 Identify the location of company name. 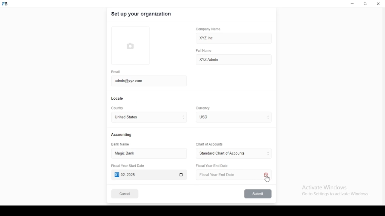
(208, 29).